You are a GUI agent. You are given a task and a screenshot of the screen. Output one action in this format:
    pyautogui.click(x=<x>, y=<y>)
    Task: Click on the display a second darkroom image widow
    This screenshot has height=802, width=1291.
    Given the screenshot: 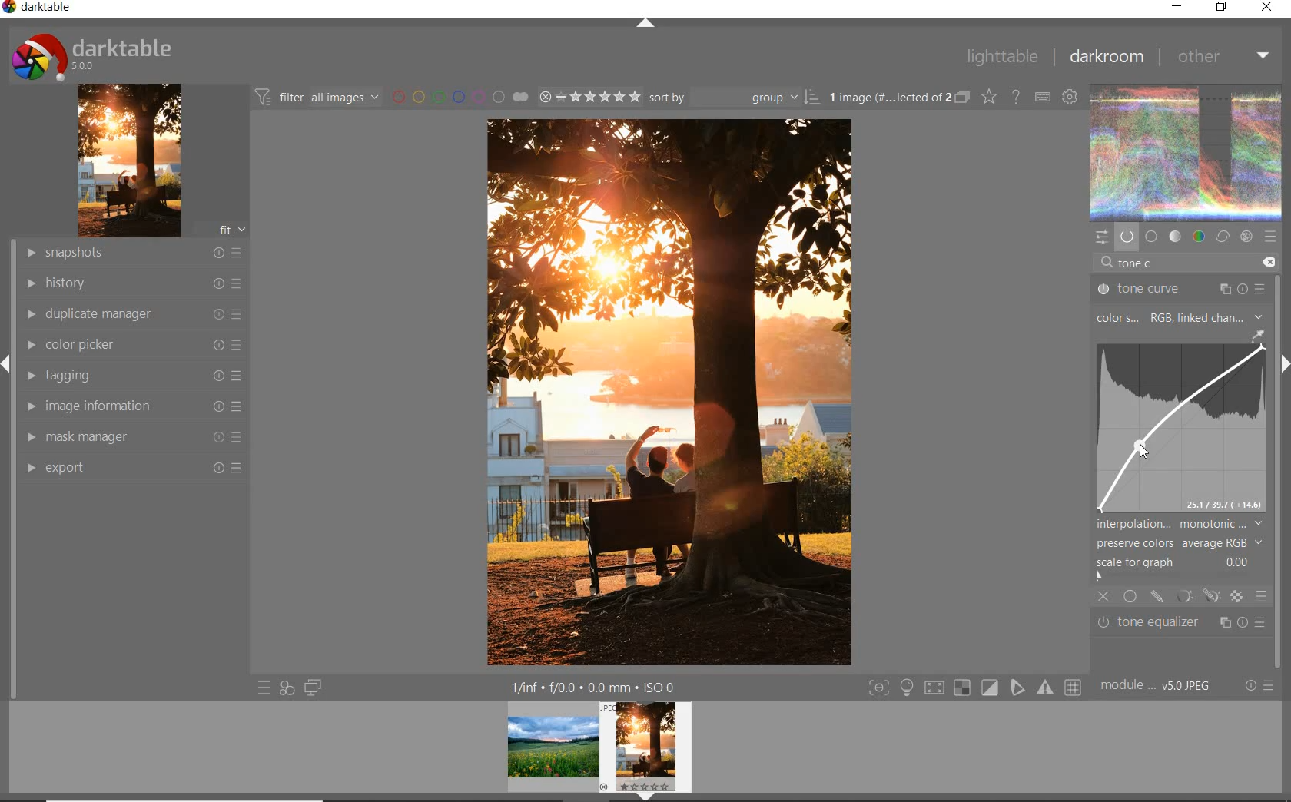 What is the action you would take?
    pyautogui.click(x=314, y=688)
    